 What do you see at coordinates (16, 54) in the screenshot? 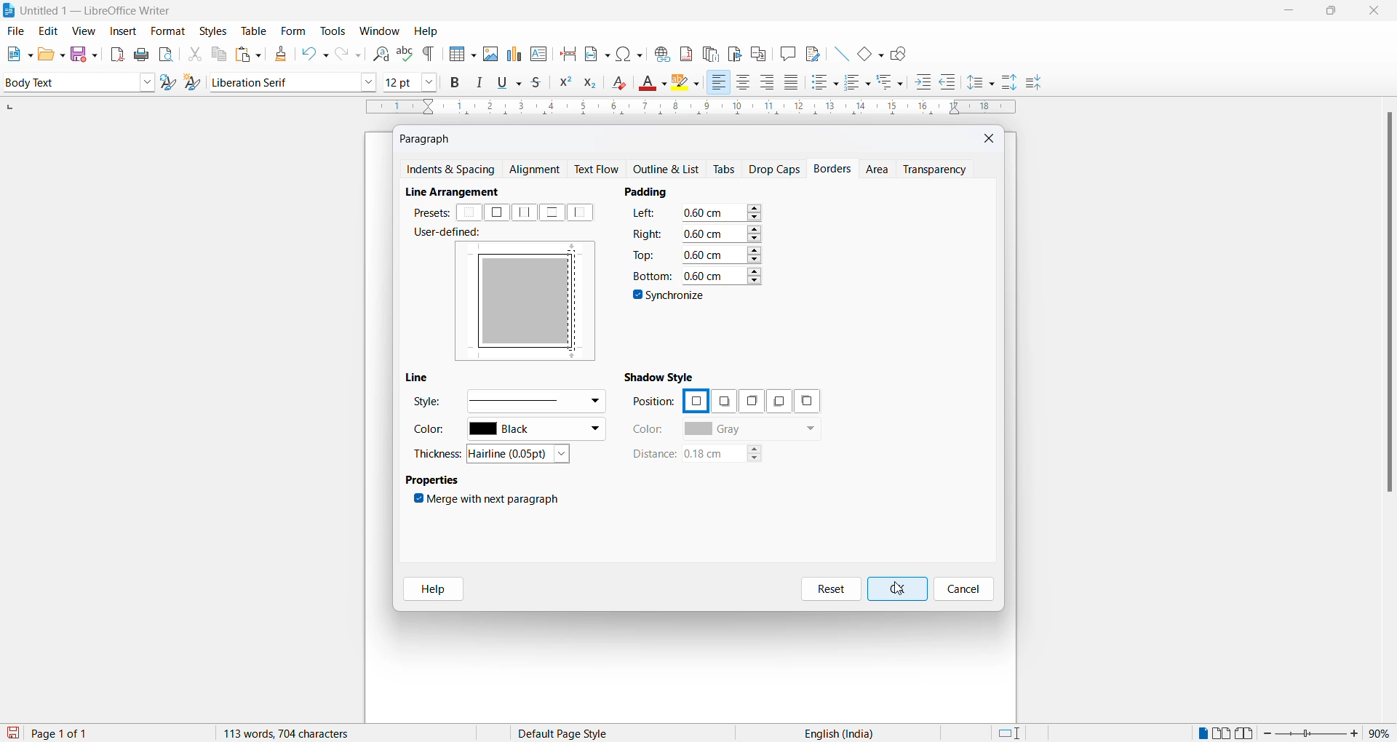
I see `new file options` at bounding box center [16, 54].